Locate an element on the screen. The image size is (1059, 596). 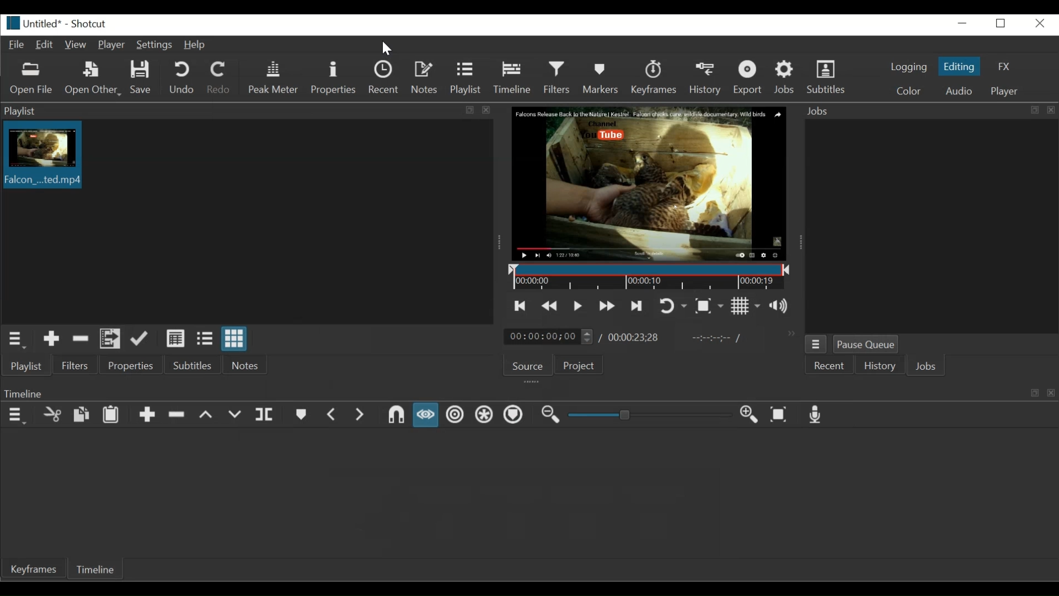
Export is located at coordinates (750, 79).